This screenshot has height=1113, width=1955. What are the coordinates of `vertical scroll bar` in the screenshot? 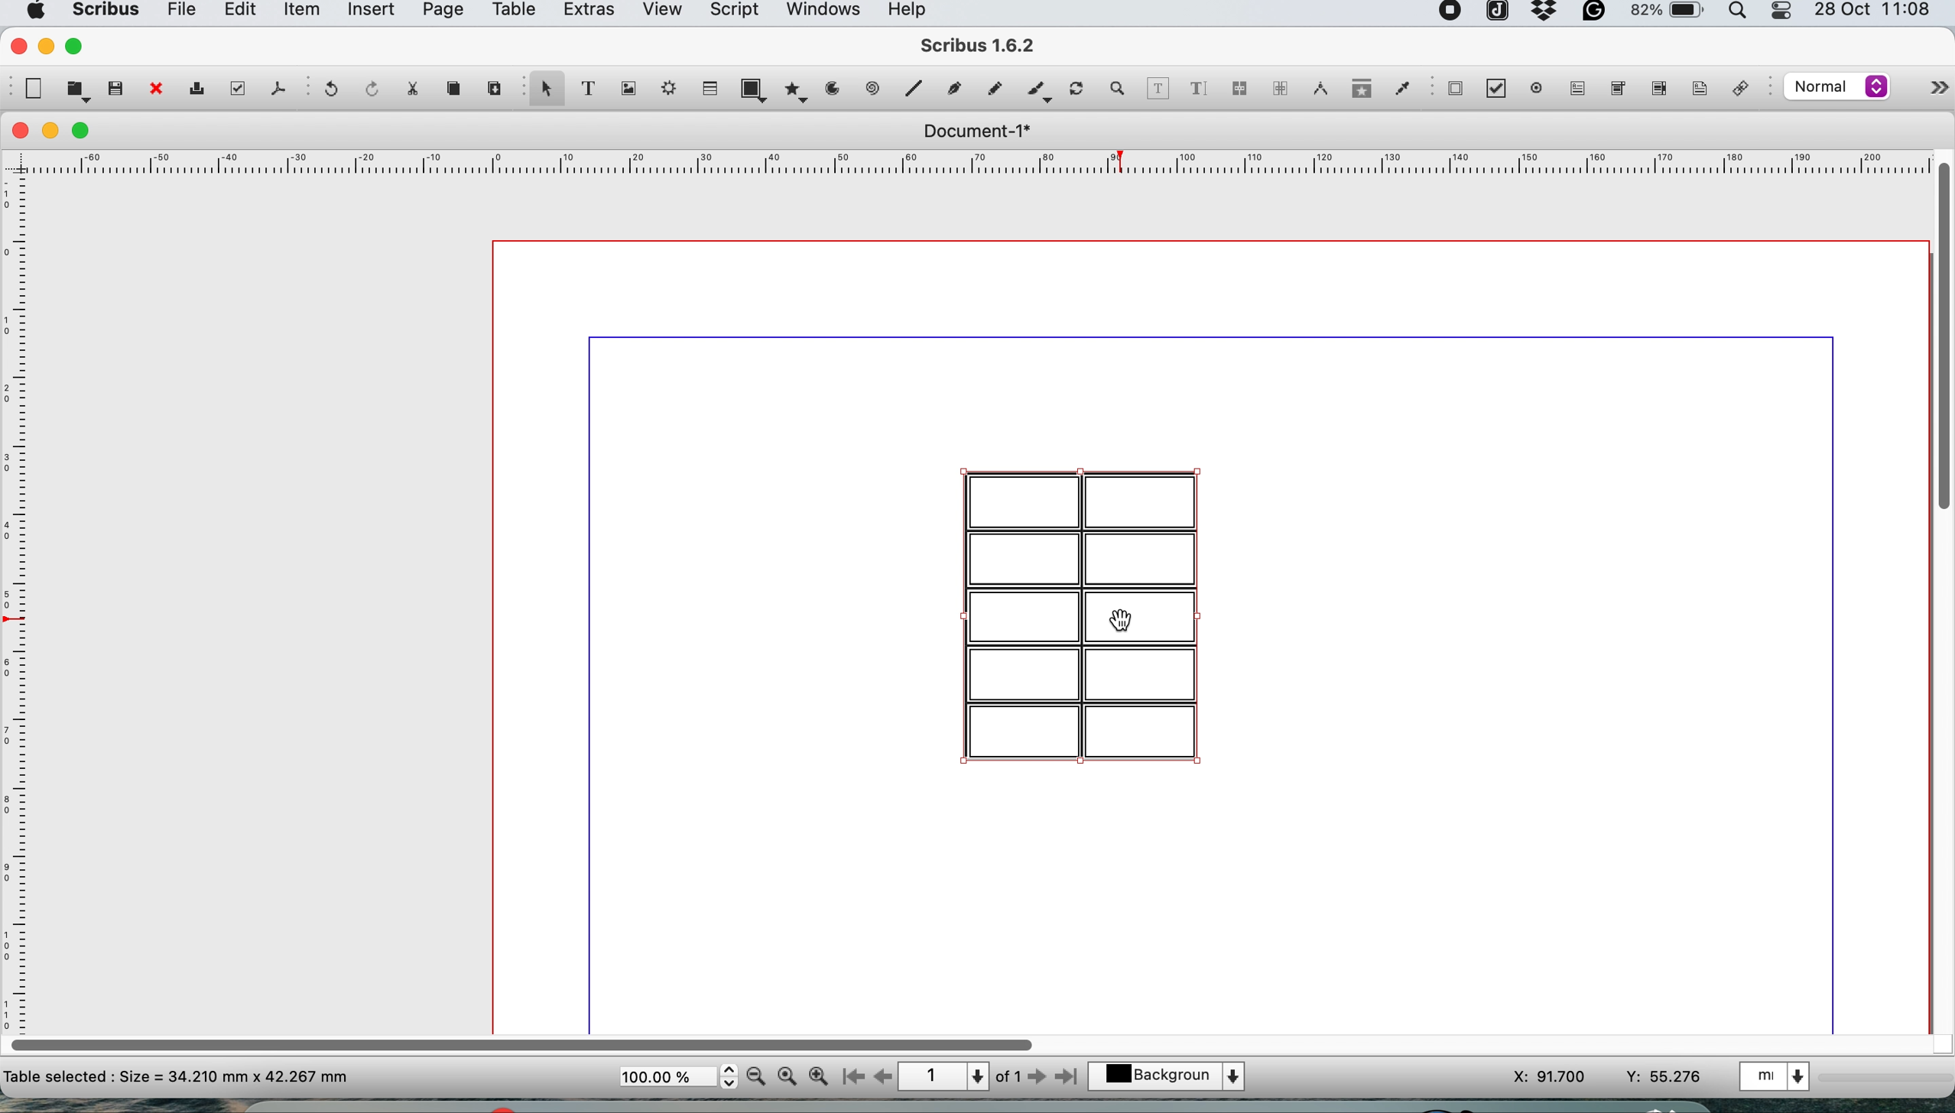 It's located at (1941, 333).